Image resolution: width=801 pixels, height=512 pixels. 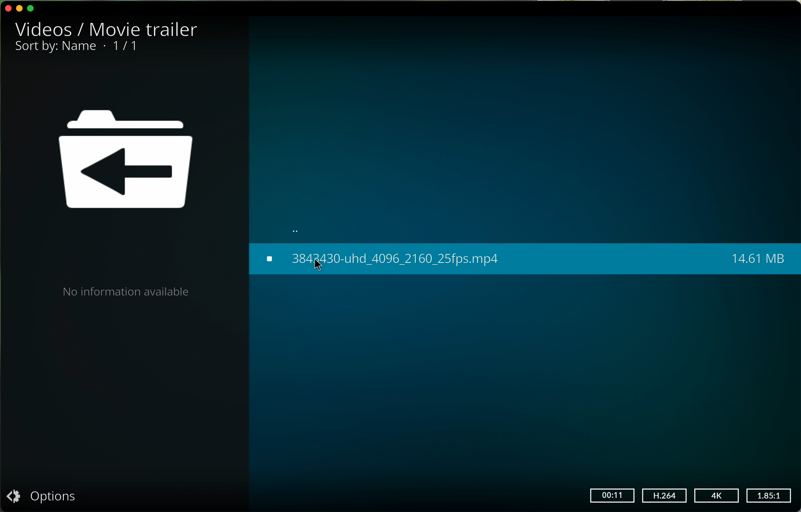 I want to click on 1.85:1, so click(x=768, y=495).